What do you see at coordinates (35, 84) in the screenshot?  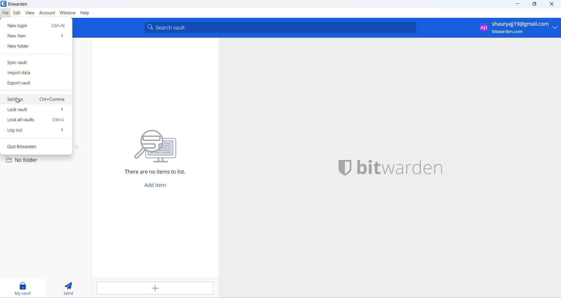 I see `export vault` at bounding box center [35, 84].